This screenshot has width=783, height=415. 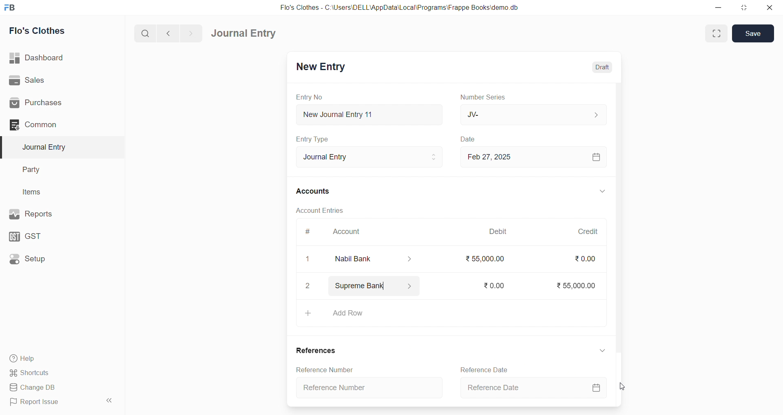 What do you see at coordinates (48, 214) in the screenshot?
I see `Reports` at bounding box center [48, 214].